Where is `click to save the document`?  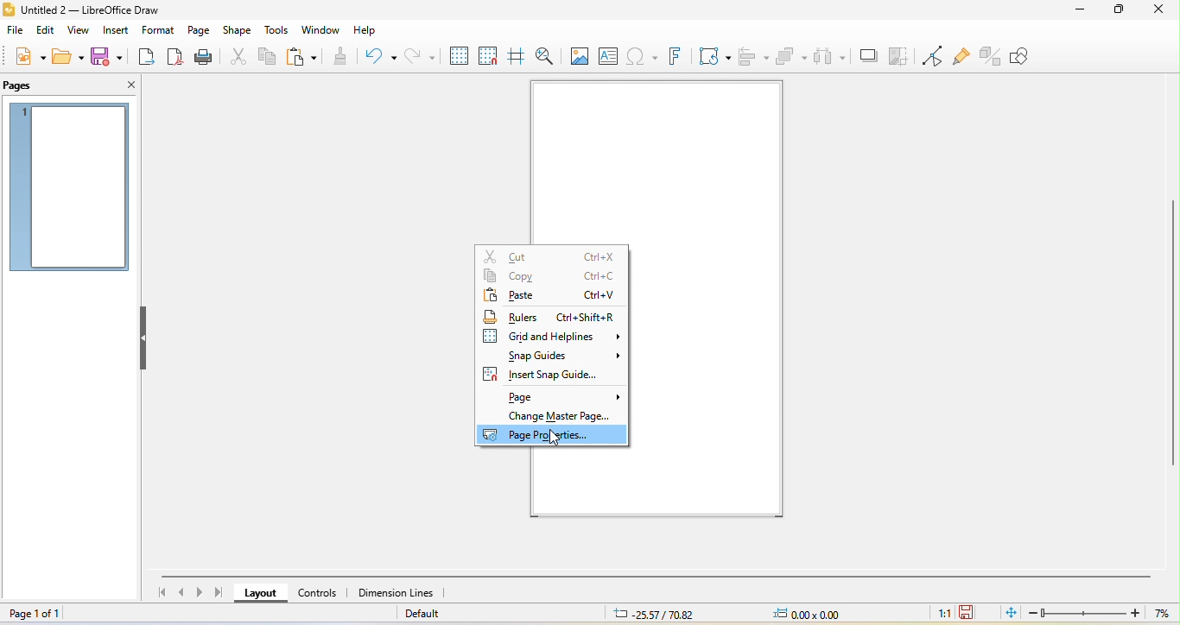
click to save the document is located at coordinates (967, 611).